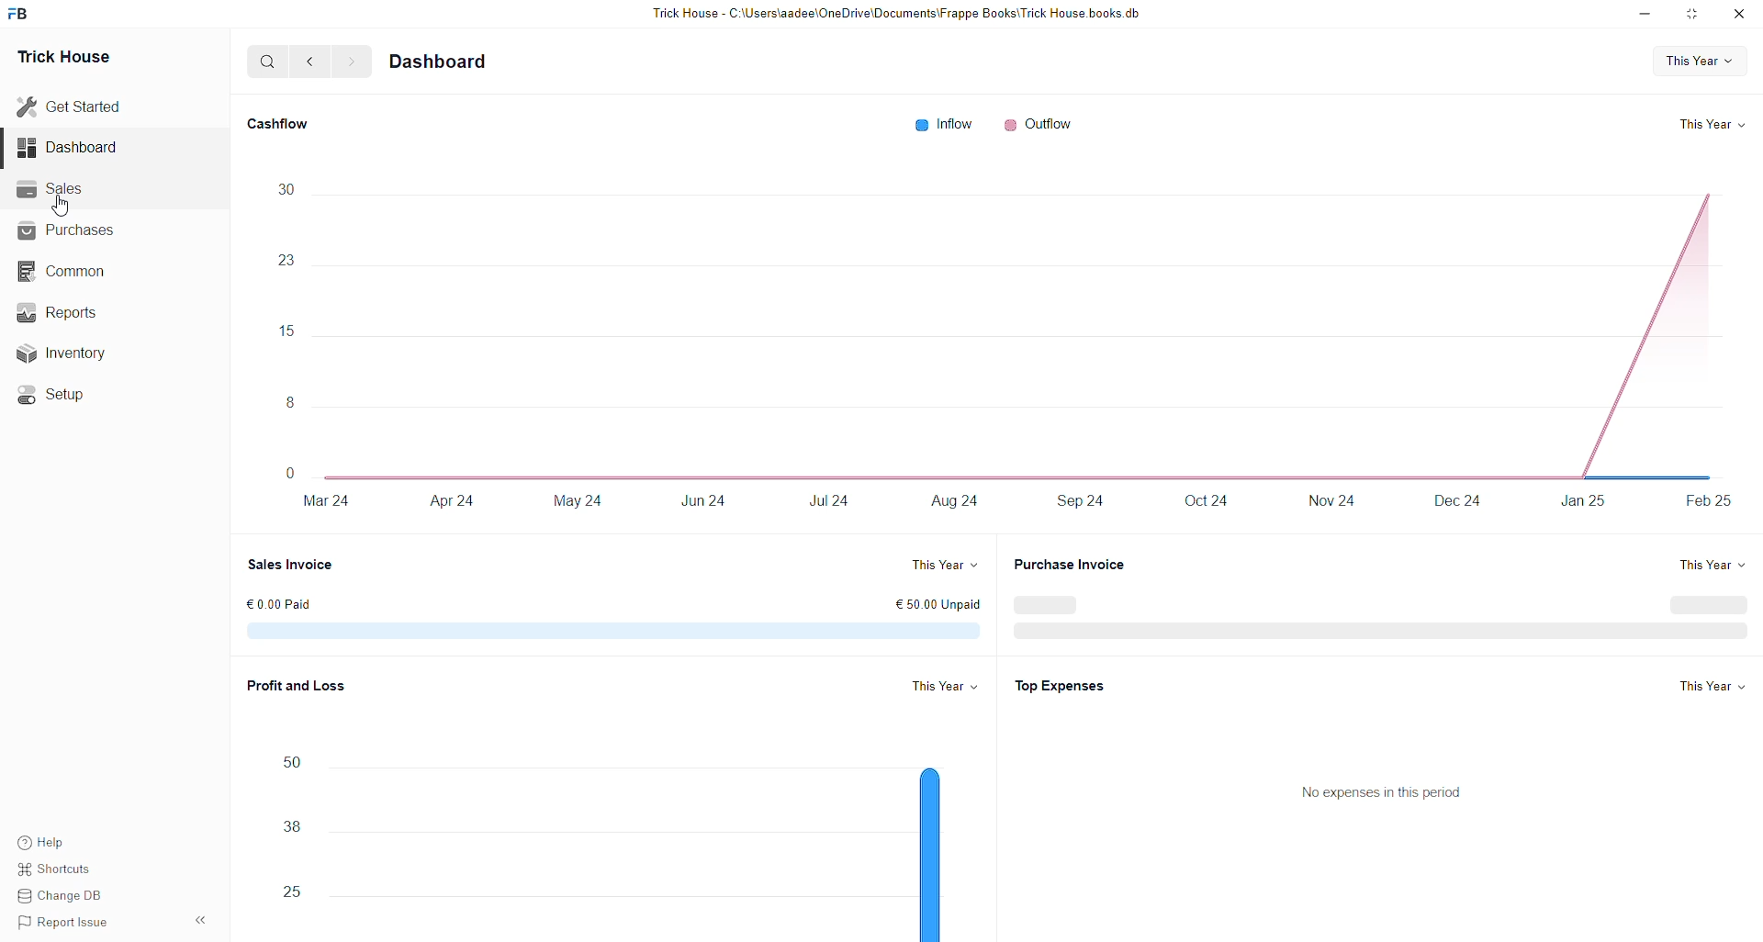 This screenshot has width=1763, height=942. What do you see at coordinates (290, 823) in the screenshot?
I see `Numbers` at bounding box center [290, 823].